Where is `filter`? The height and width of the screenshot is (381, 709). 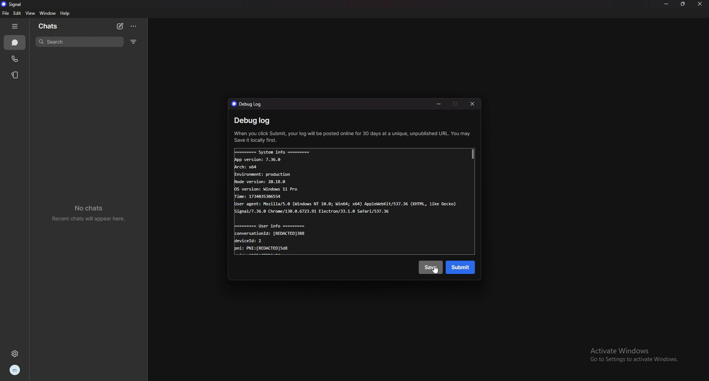
filter is located at coordinates (134, 41).